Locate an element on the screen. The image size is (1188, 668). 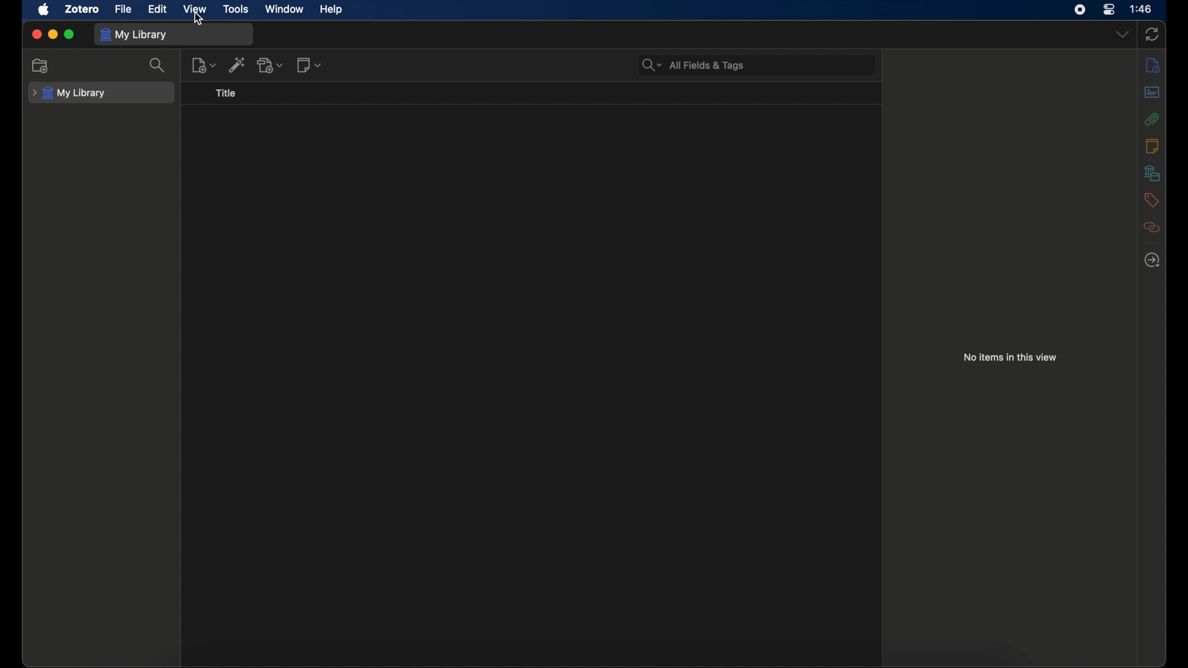
sync is located at coordinates (1151, 34).